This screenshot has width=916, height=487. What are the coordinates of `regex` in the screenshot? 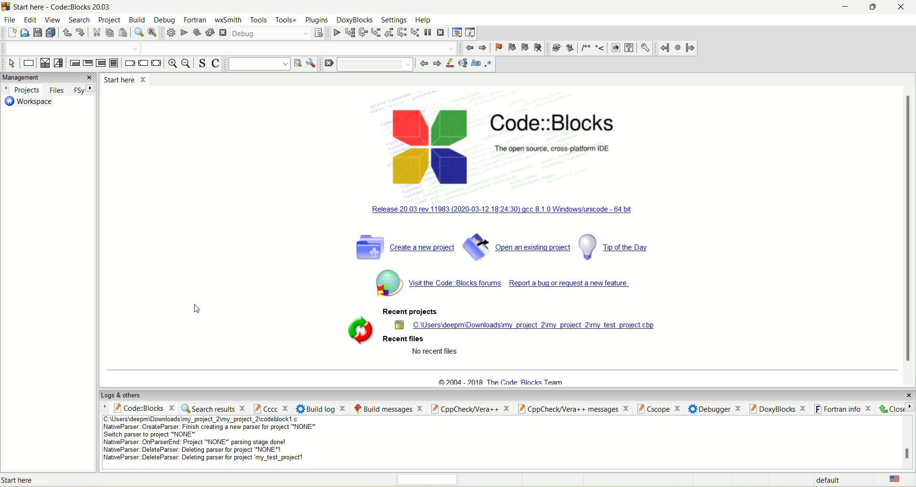 It's located at (489, 64).